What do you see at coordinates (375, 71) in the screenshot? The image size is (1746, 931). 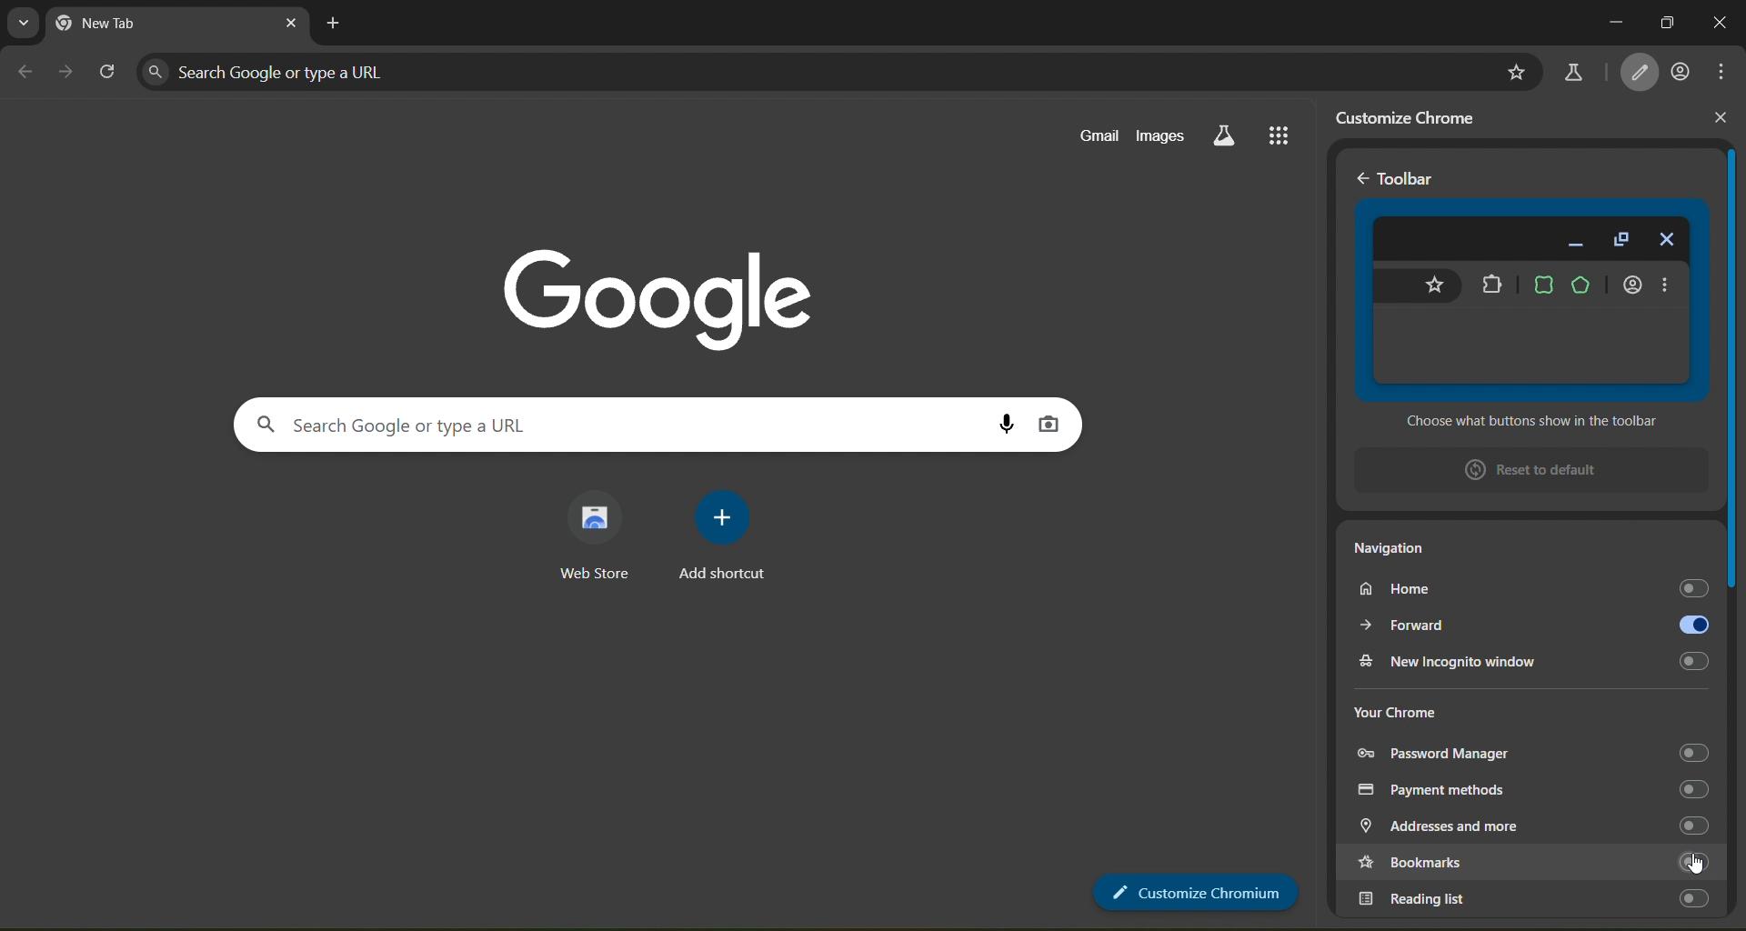 I see `search panel` at bounding box center [375, 71].